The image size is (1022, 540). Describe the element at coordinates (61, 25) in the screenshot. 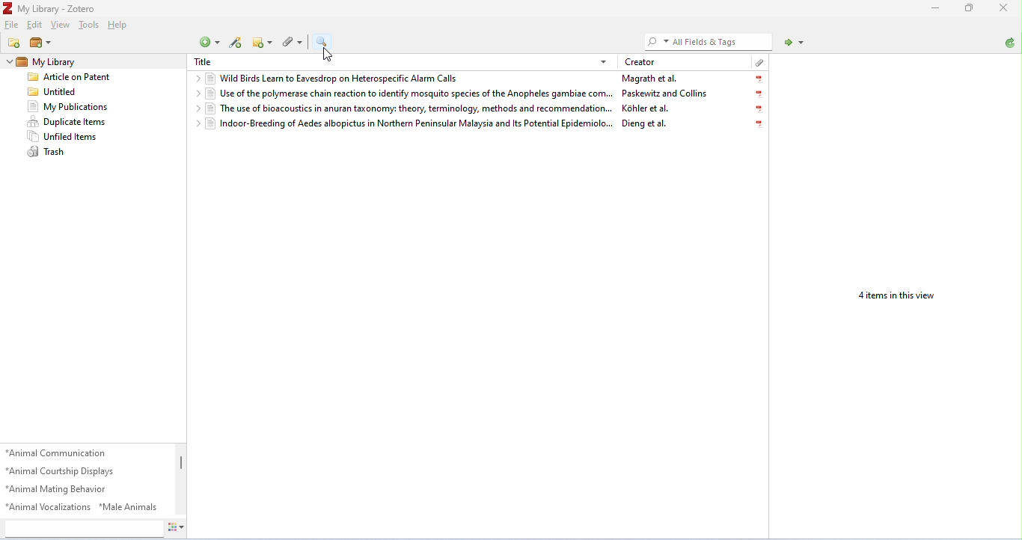

I see `view` at that location.